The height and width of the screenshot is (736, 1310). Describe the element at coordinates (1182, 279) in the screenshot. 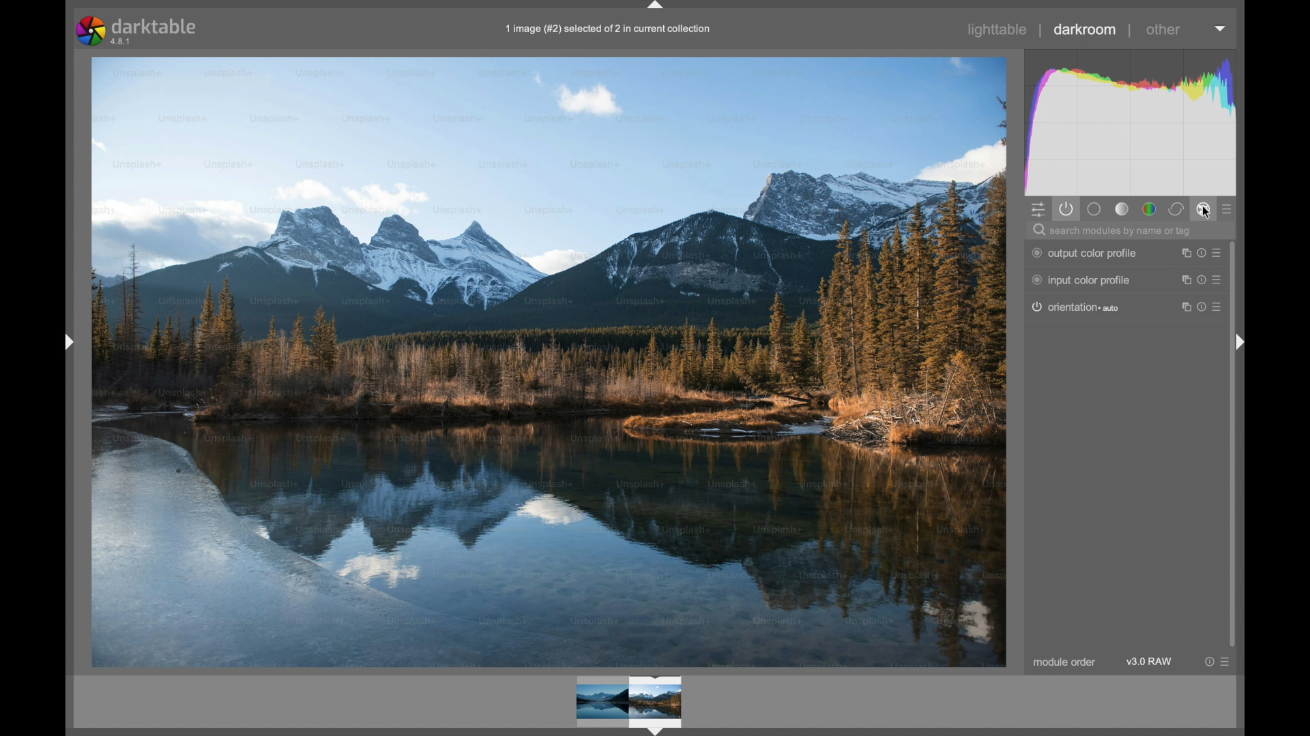

I see `reset parameter` at that location.